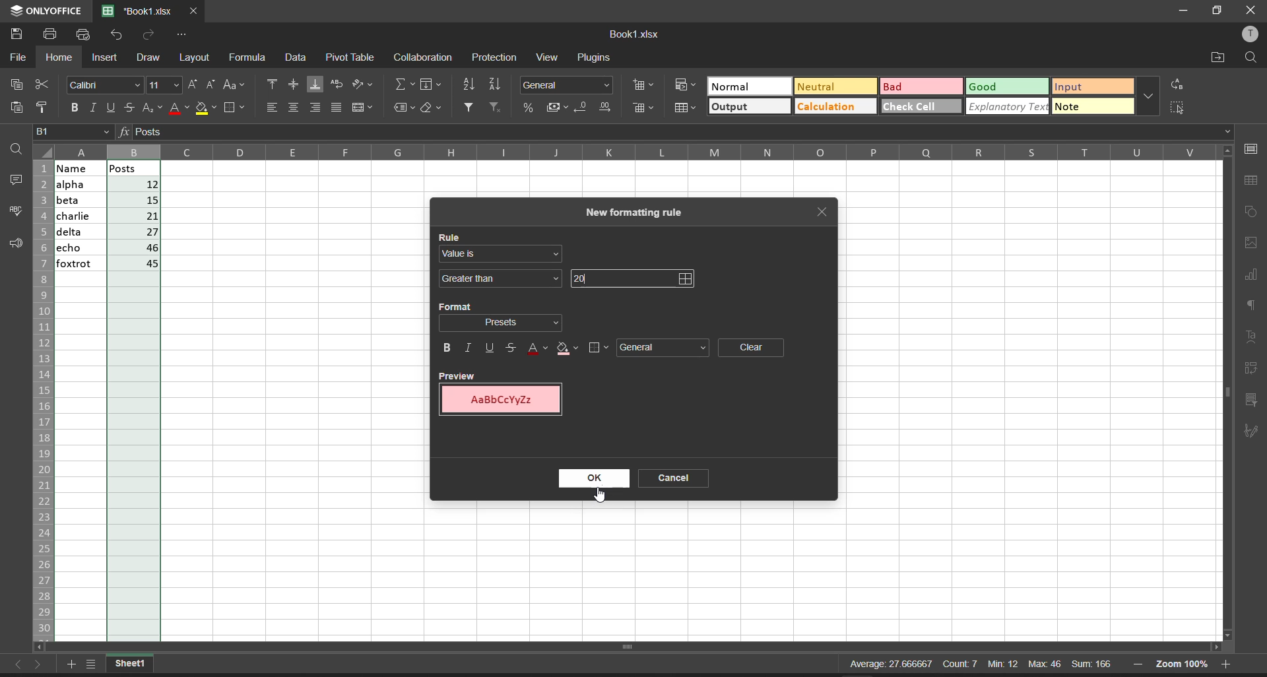 The height and width of the screenshot is (677, 1267). Describe the element at coordinates (454, 307) in the screenshot. I see `format` at that location.